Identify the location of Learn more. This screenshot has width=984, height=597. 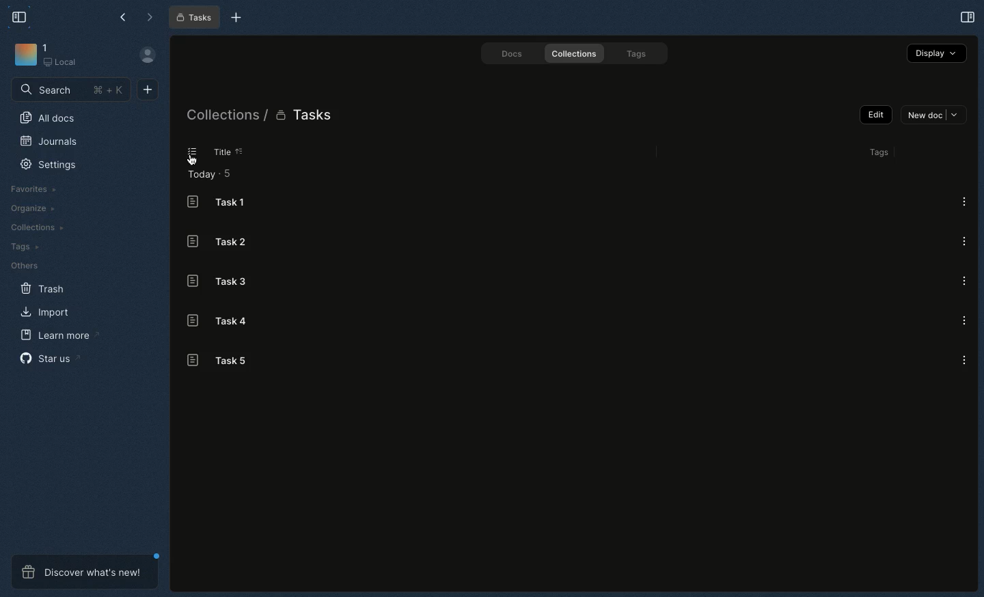
(57, 336).